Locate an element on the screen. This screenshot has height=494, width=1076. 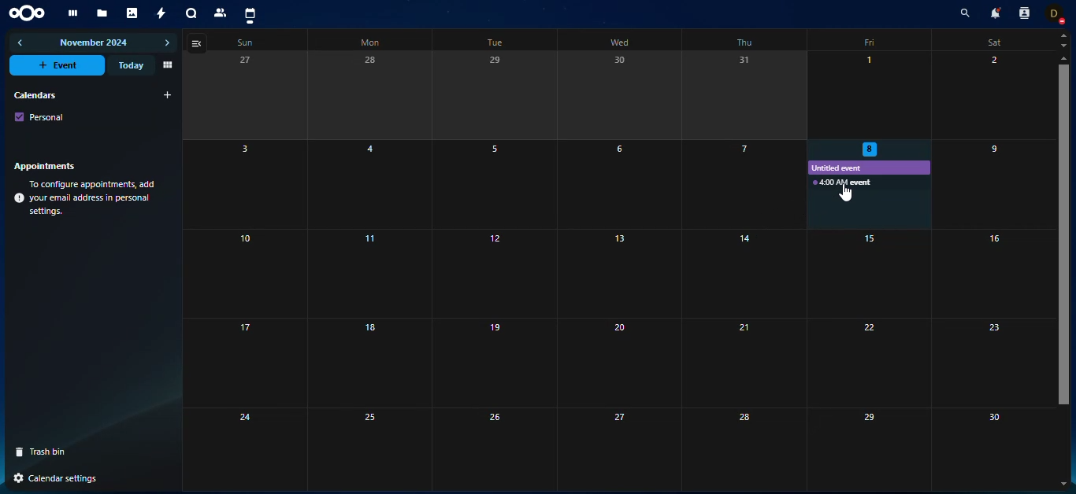
down is located at coordinates (1066, 482).